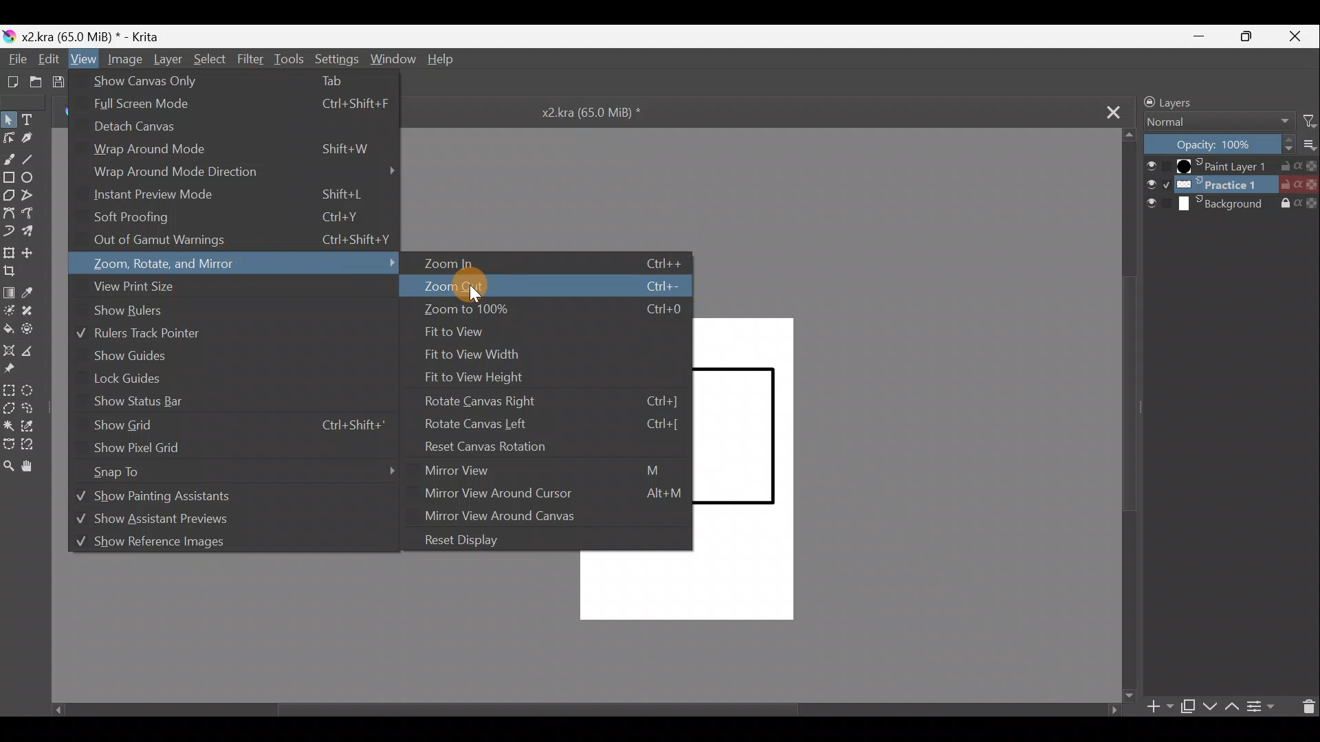 The height and width of the screenshot is (742, 1320). I want to click on Zoom In, so click(554, 264).